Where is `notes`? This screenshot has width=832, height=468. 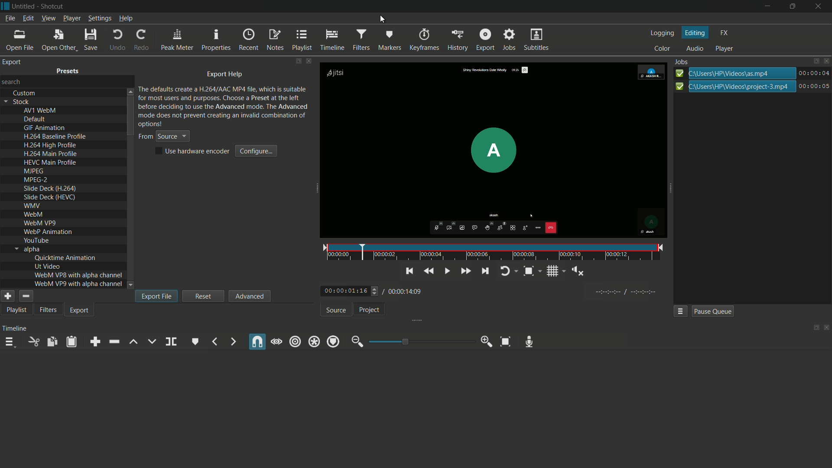 notes is located at coordinates (275, 40).